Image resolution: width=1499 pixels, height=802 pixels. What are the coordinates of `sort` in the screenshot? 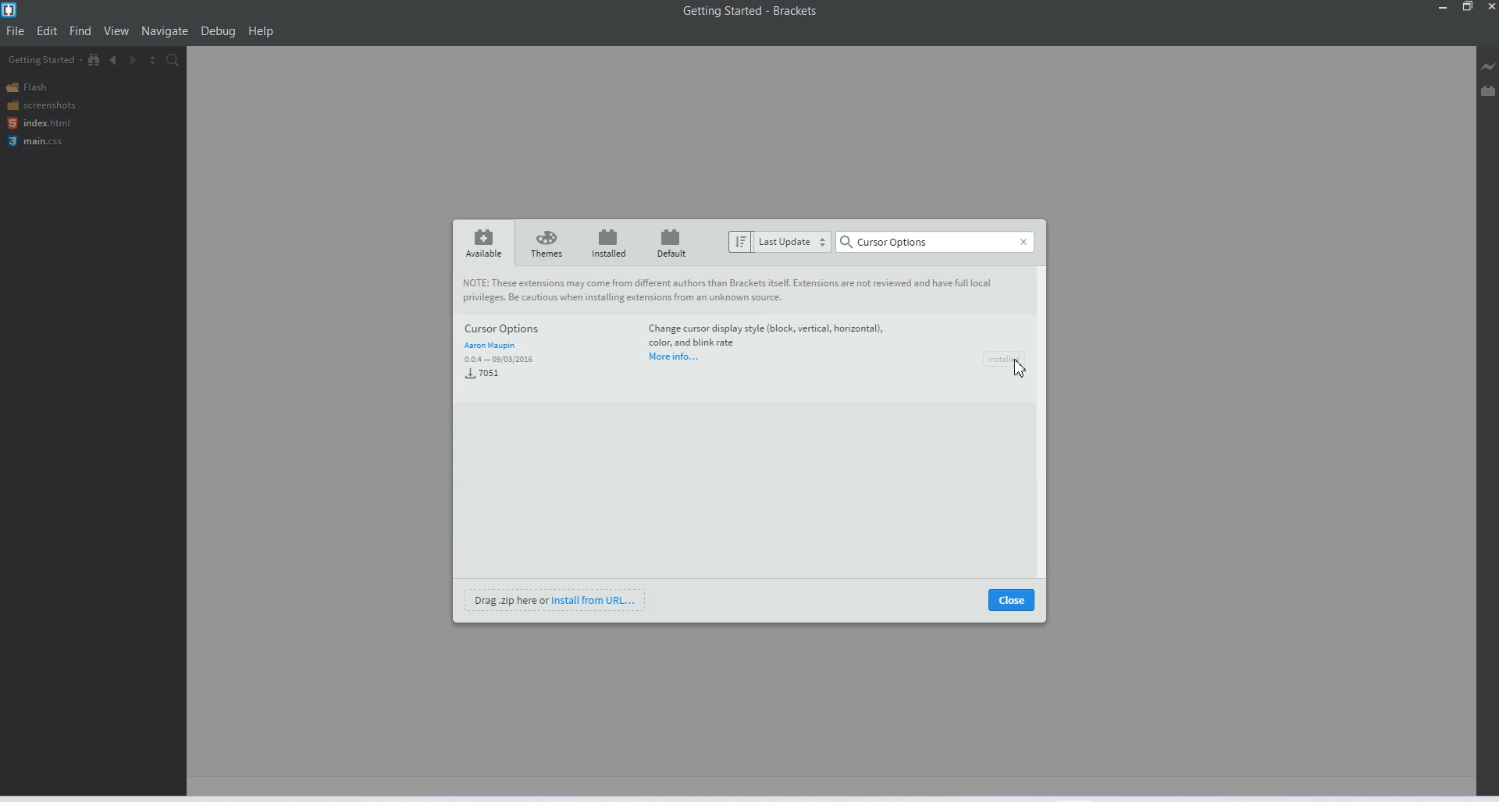 It's located at (740, 243).